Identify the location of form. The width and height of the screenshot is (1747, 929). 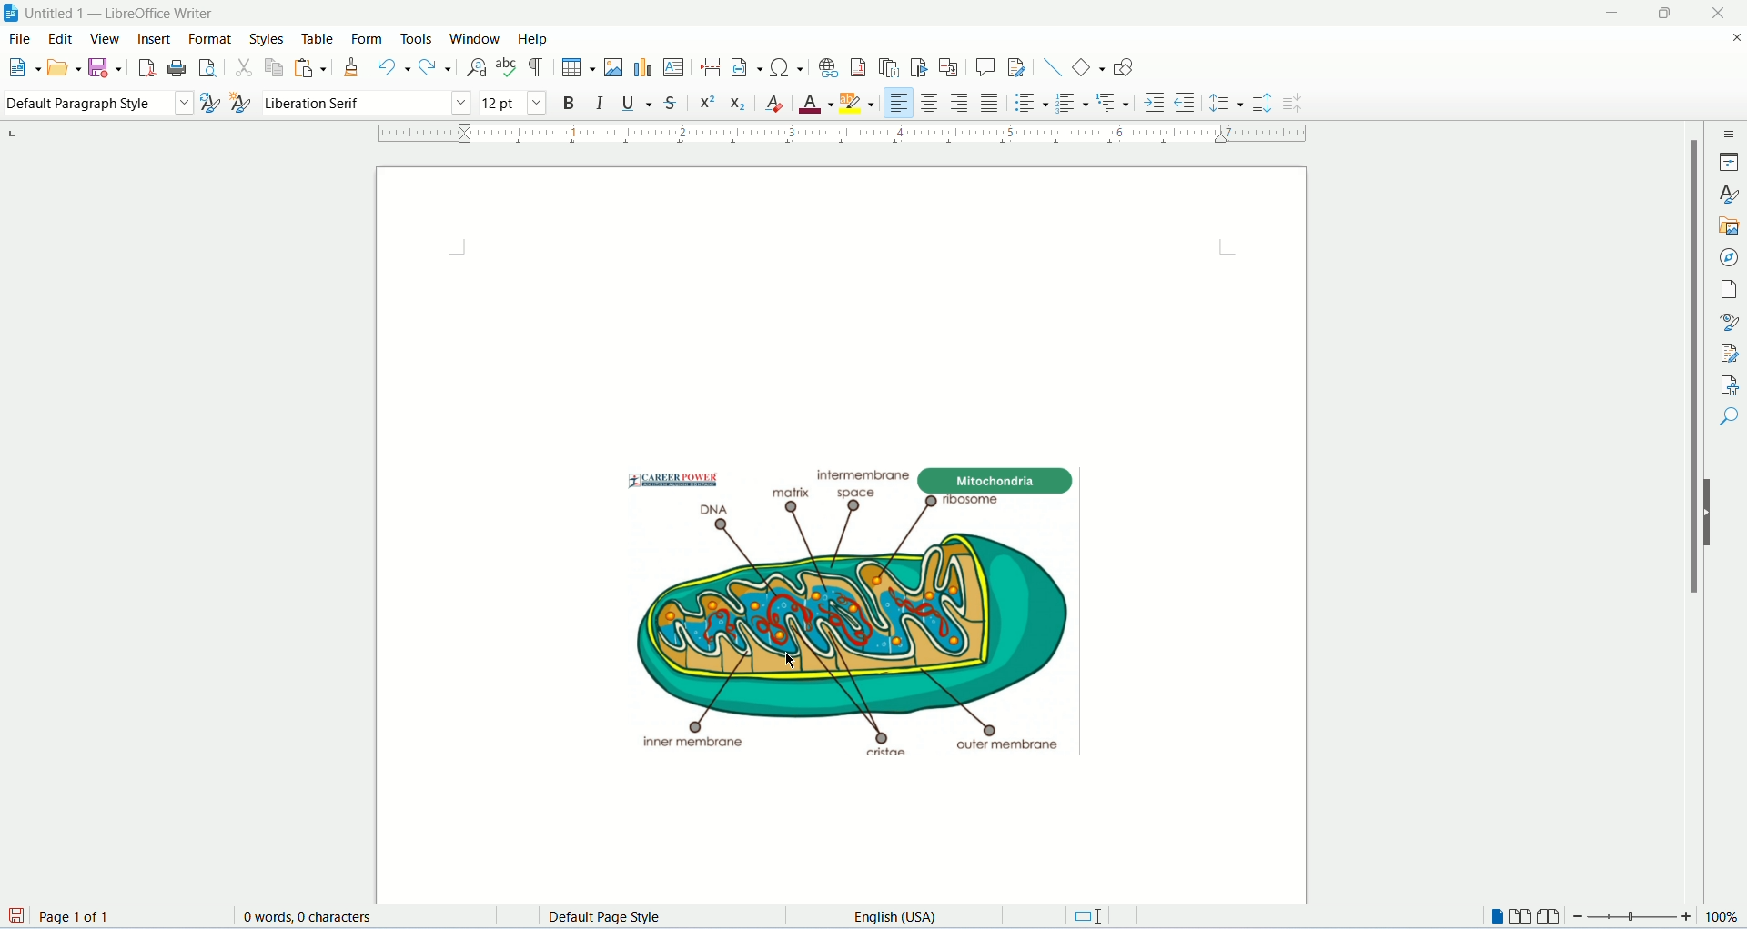
(370, 36).